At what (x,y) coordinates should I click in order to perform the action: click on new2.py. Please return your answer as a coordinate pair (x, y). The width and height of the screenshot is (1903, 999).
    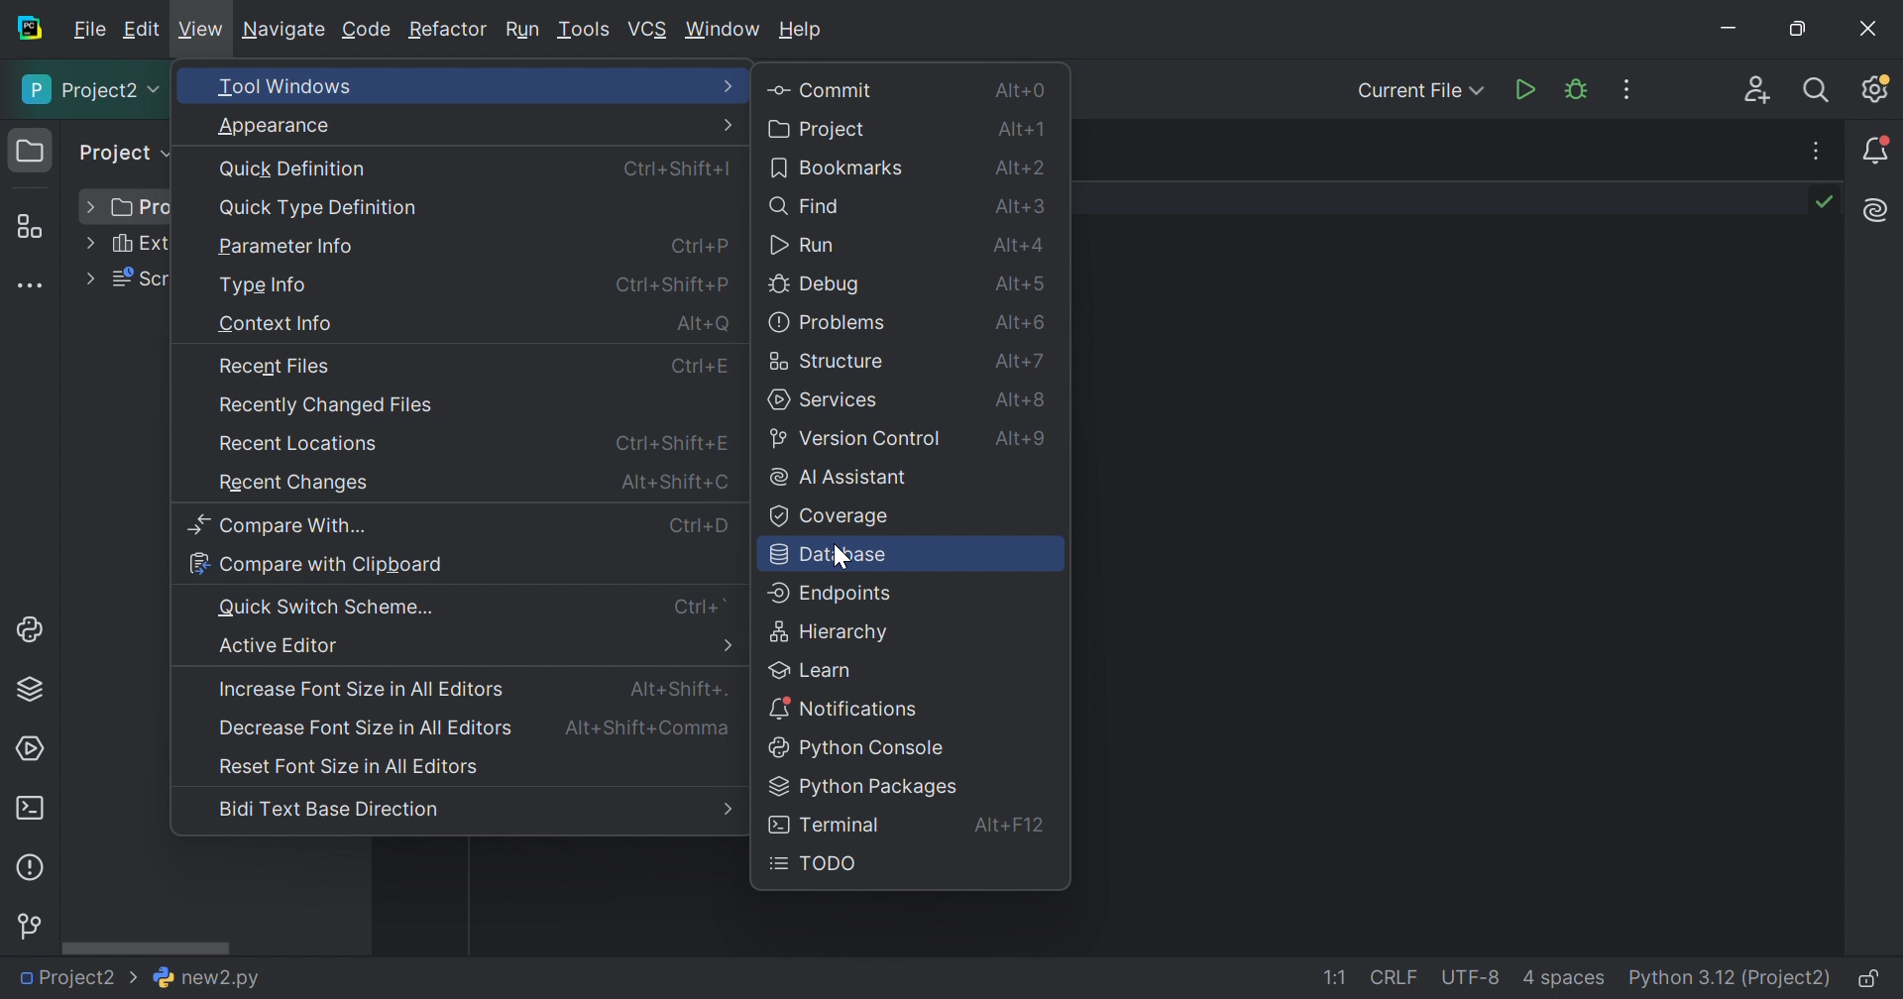
    Looking at the image, I should click on (205, 978).